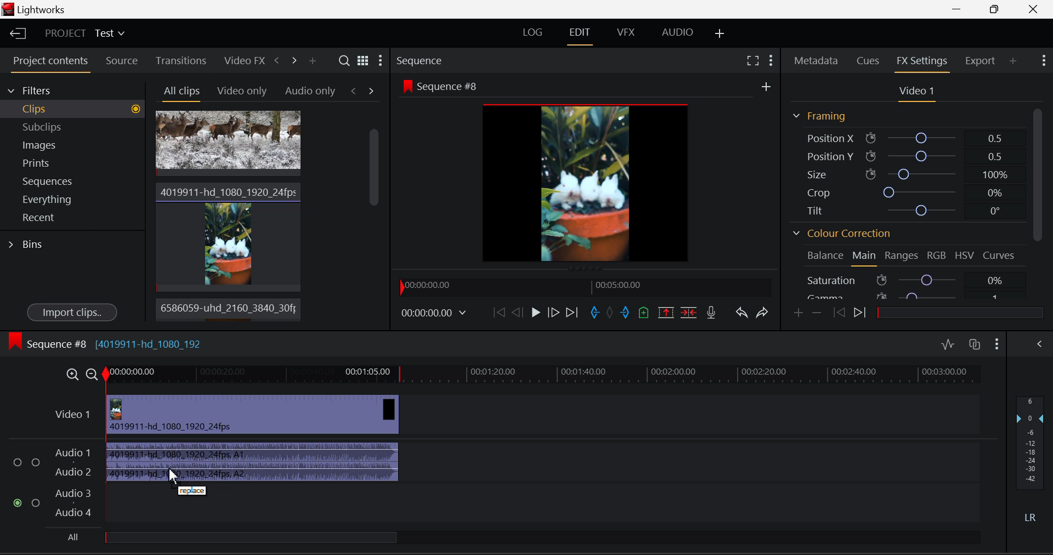  Describe the element at coordinates (180, 60) in the screenshot. I see `Transitions` at that location.